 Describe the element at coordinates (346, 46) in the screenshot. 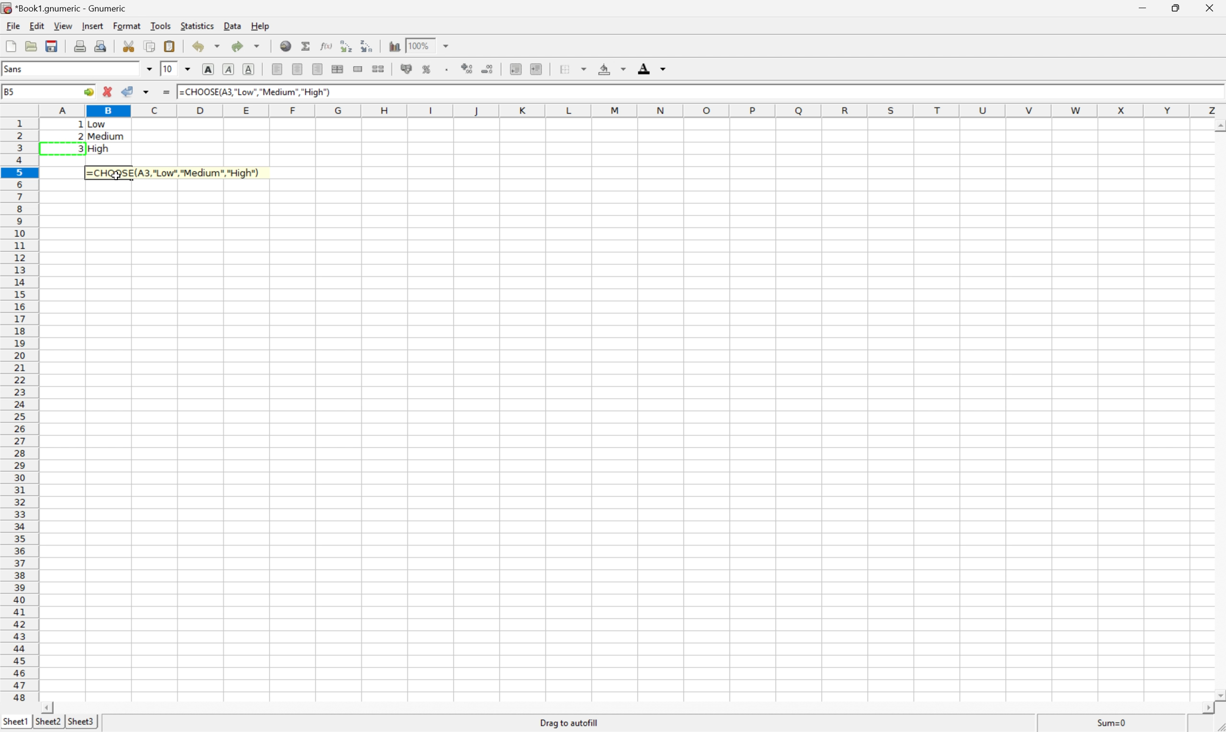

I see `Sort the selected region in ascending order based on the first column selected` at that location.